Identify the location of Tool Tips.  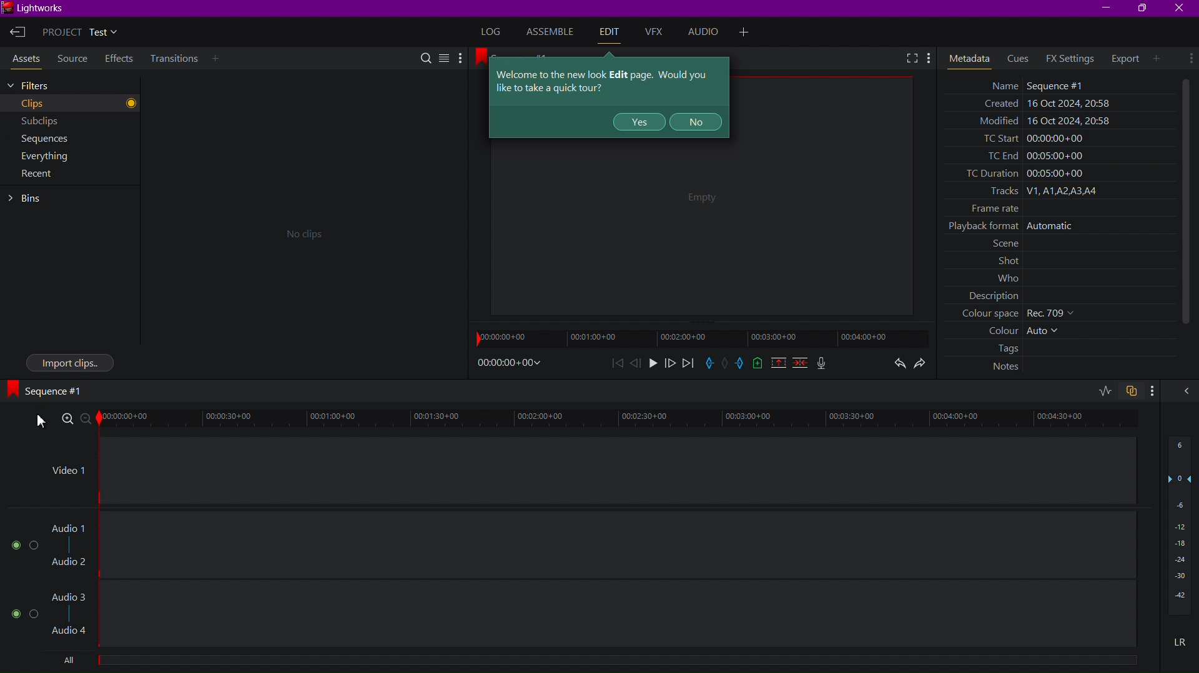
(604, 79).